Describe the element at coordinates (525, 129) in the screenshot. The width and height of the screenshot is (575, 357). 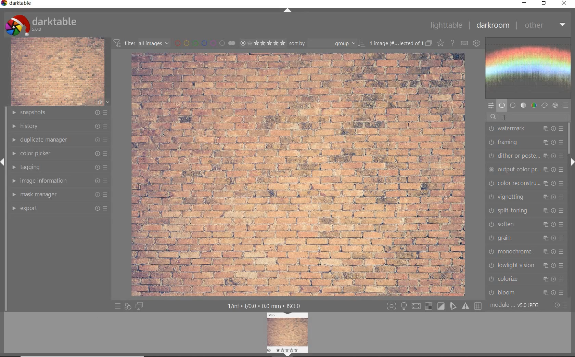
I see `watermark` at that location.